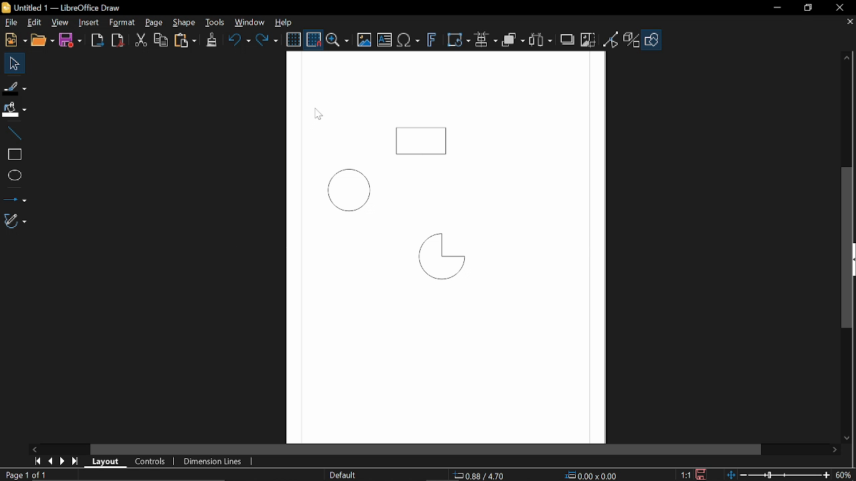 This screenshot has width=856, height=481. Describe the element at coordinates (36, 462) in the screenshot. I see `First page` at that location.